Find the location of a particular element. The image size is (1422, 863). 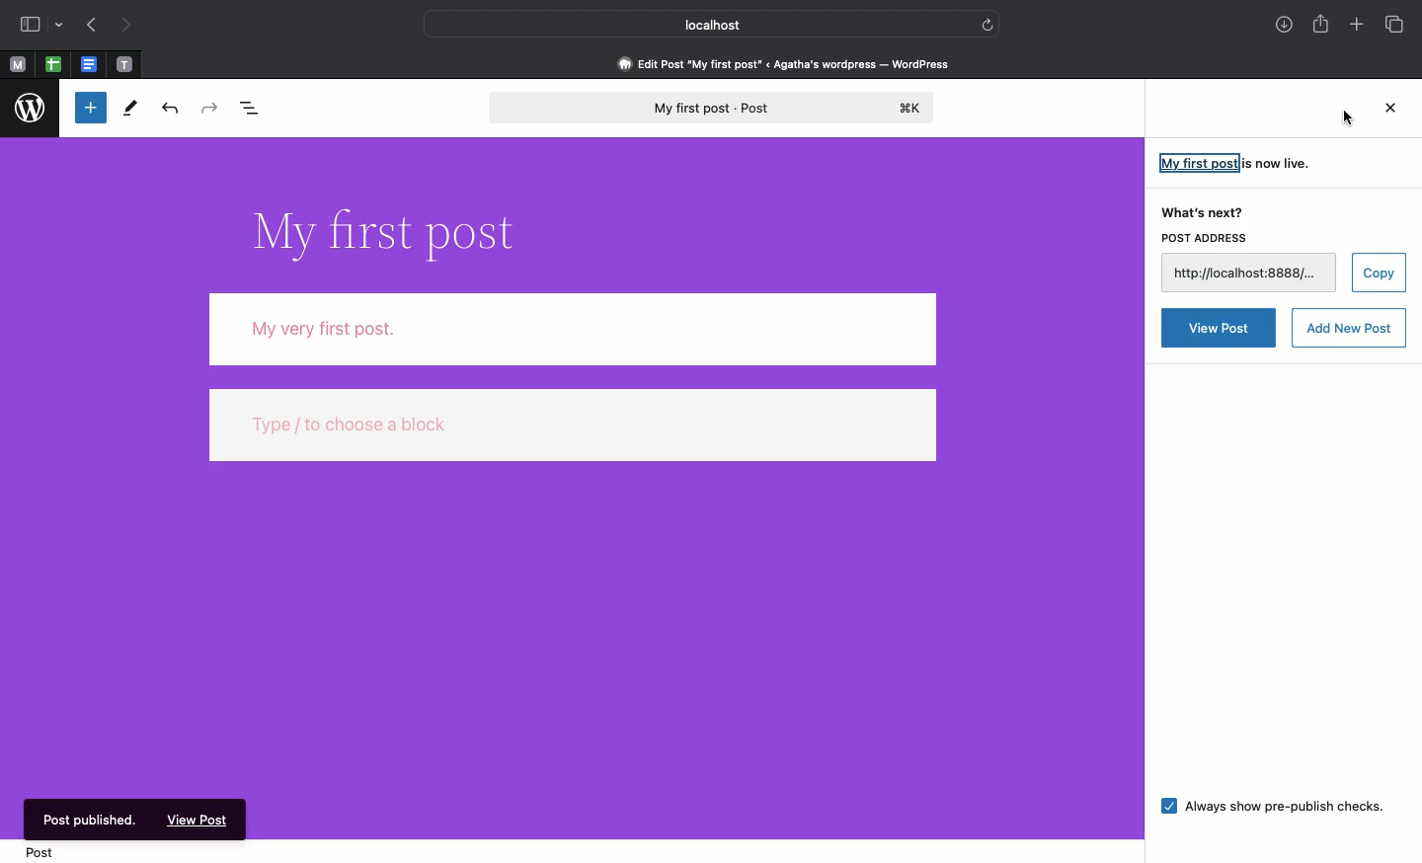

Post address is located at coordinates (1208, 239).